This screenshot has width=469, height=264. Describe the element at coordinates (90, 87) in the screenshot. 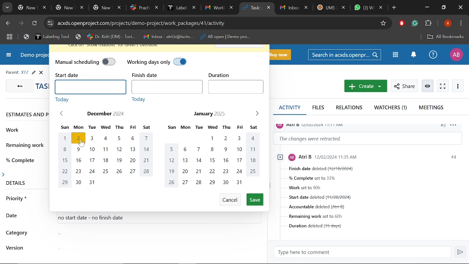

I see `Start date` at that location.